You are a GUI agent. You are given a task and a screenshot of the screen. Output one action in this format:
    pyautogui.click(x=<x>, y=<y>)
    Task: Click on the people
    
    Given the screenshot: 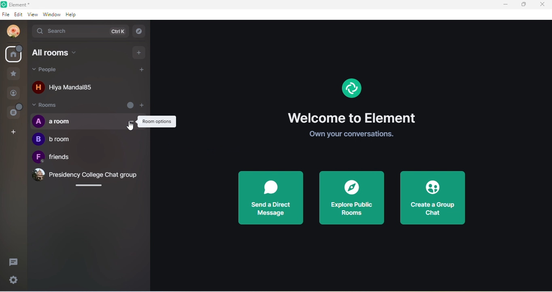 What is the action you would take?
    pyautogui.click(x=63, y=70)
    